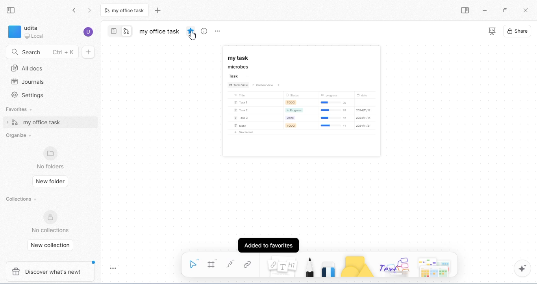  What do you see at coordinates (19, 135) in the screenshot?
I see `organize` at bounding box center [19, 135].